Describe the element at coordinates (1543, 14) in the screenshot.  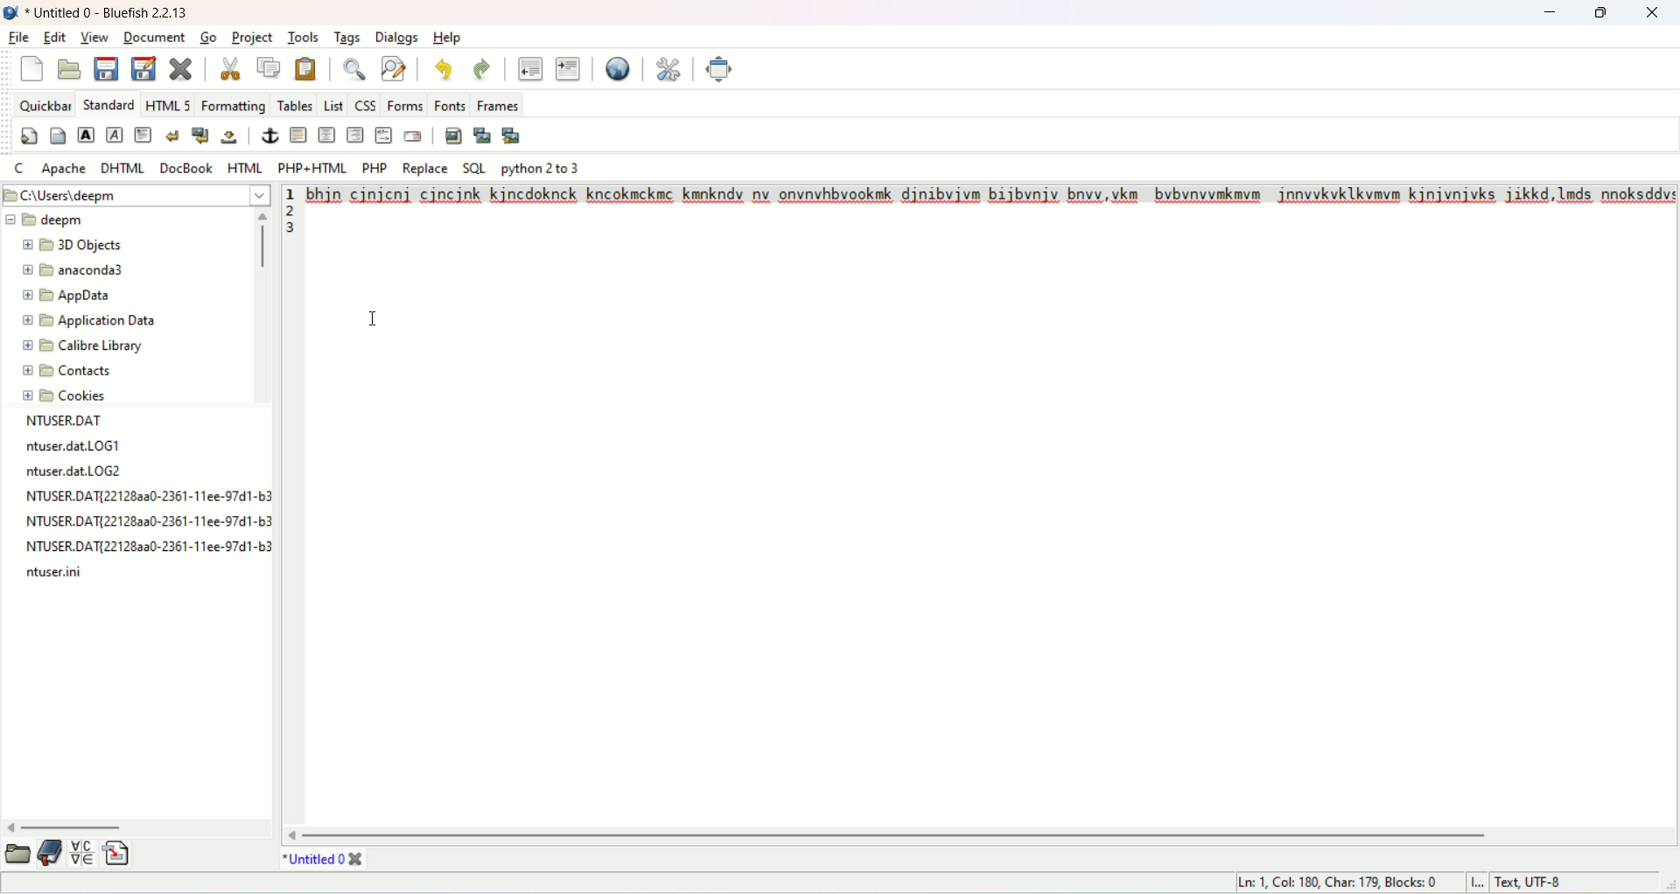
I see `minimize` at that location.